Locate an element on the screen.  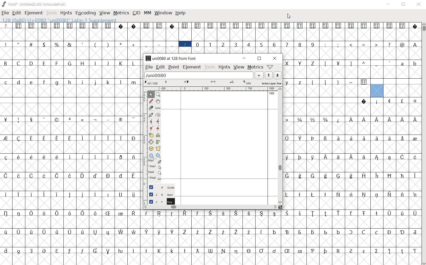
glyph is located at coordinates (109, 194).